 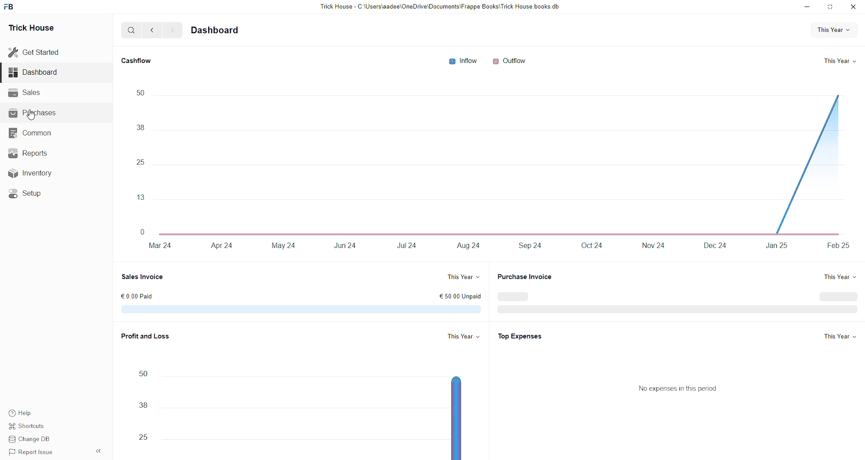 I want to click on Get Started, so click(x=36, y=51).